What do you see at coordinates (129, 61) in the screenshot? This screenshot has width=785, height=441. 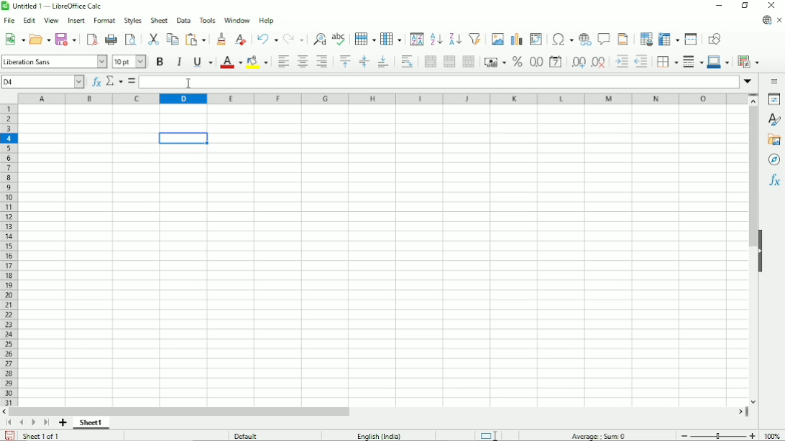 I see `Font color` at bounding box center [129, 61].